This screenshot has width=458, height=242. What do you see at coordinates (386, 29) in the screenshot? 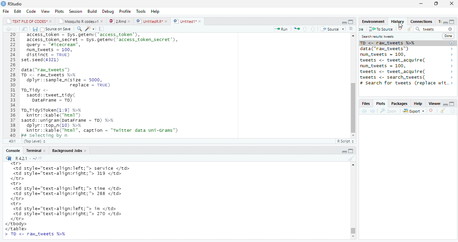
I see `To source` at bounding box center [386, 29].